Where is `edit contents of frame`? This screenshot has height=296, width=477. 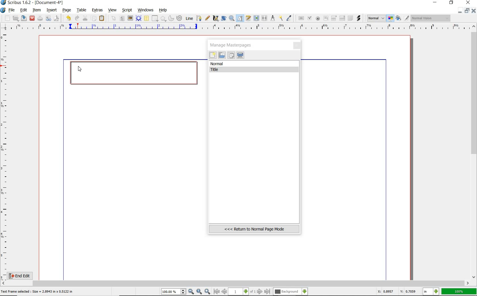 edit contents of frame is located at coordinates (240, 19).